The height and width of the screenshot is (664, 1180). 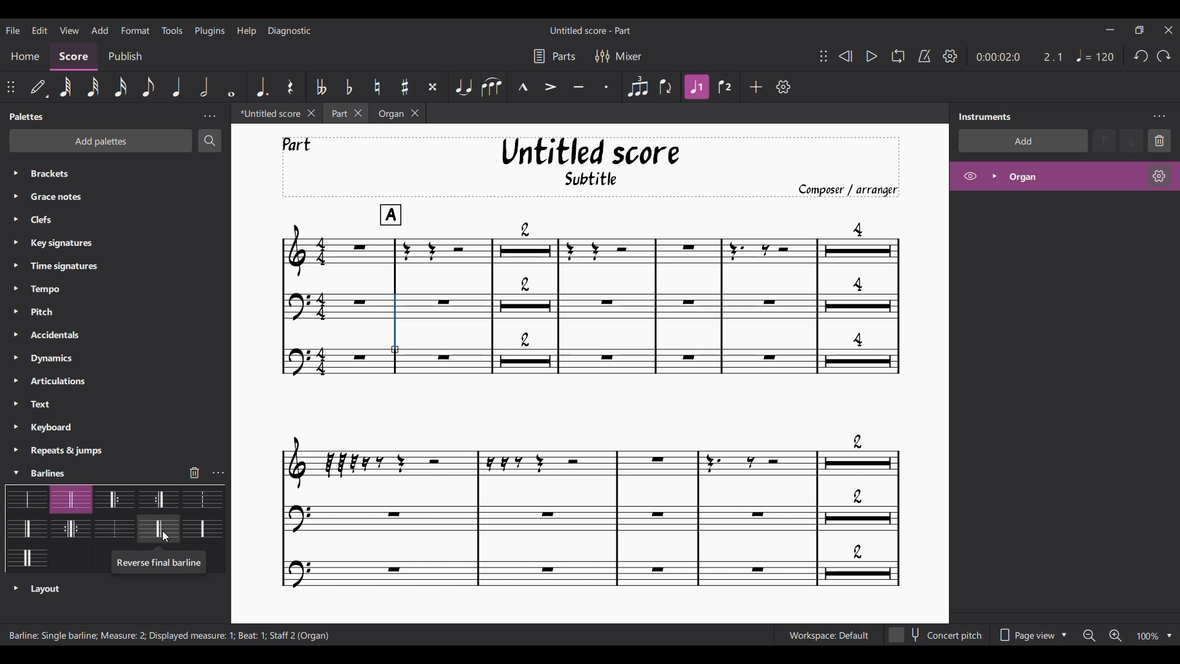 What do you see at coordinates (10, 87) in the screenshot?
I see `Click to change position of toolbar attached` at bounding box center [10, 87].